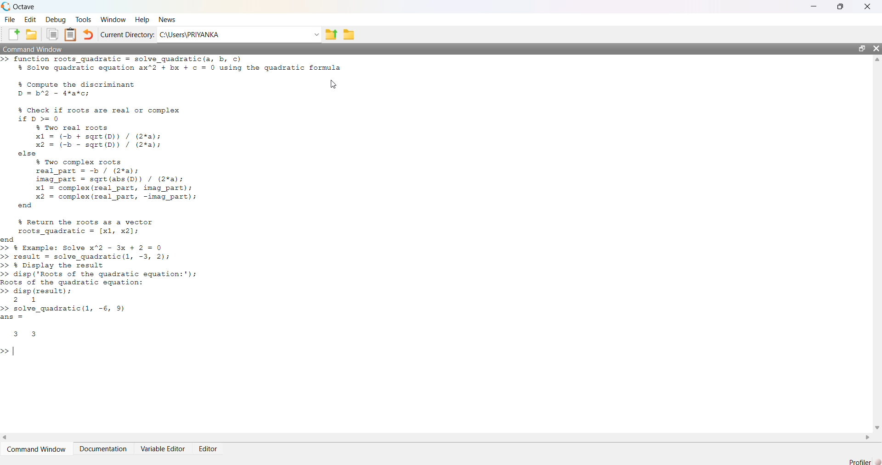  What do you see at coordinates (334, 84) in the screenshot?
I see `Cursor` at bounding box center [334, 84].